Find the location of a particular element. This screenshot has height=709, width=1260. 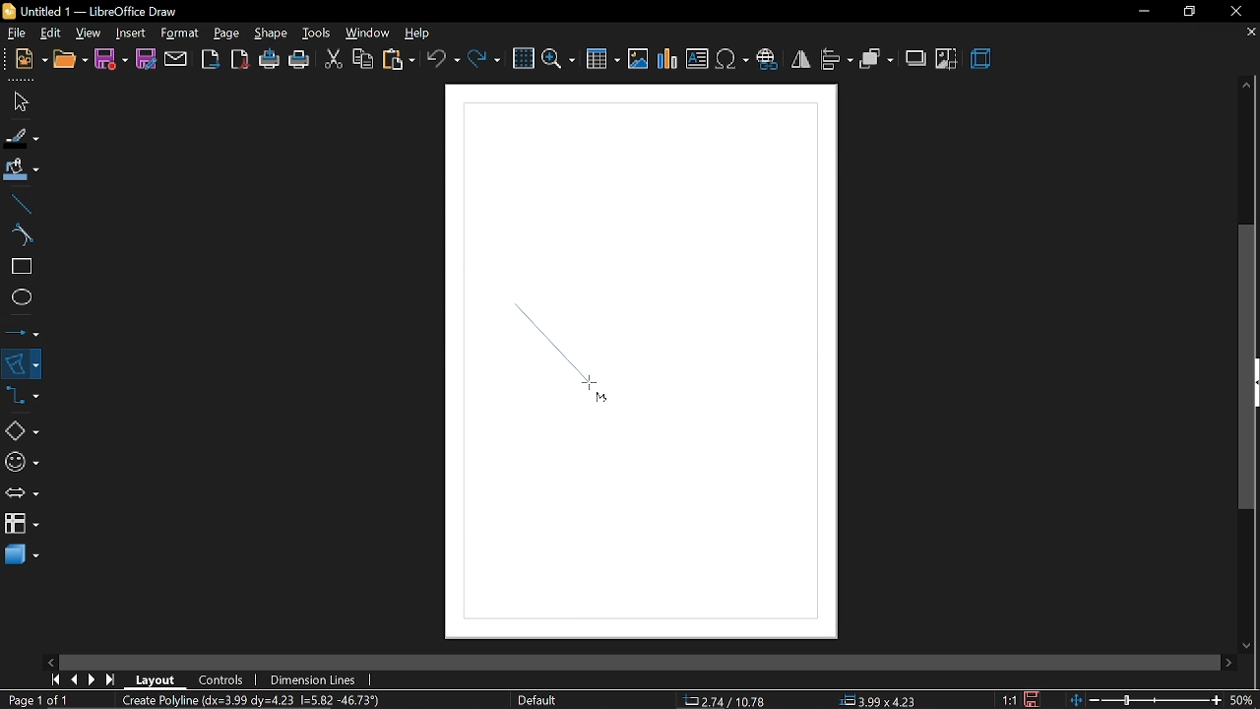

Create Polviine (dx=3.99 dv=4.23 |=582 -46.73%) is located at coordinates (271, 699).